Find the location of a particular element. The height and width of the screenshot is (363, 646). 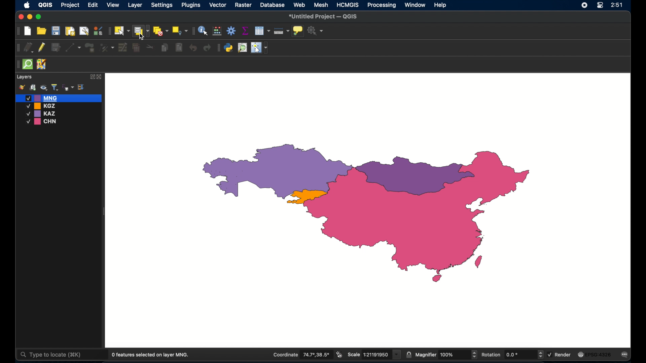

save project is located at coordinates (56, 31).